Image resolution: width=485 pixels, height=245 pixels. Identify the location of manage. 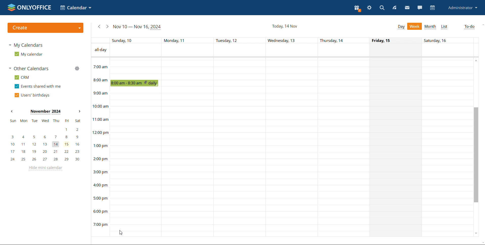
(77, 68).